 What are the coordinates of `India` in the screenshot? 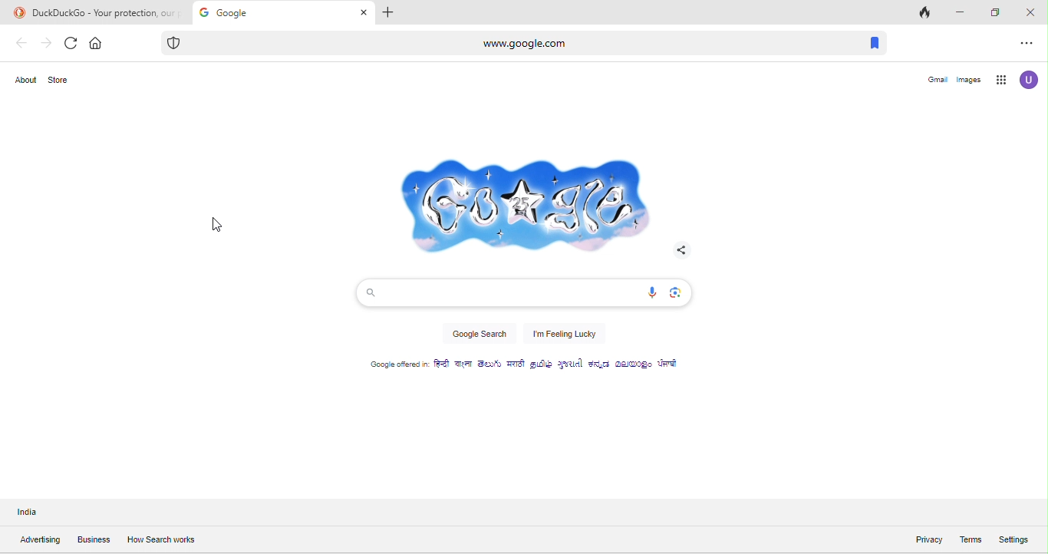 It's located at (33, 513).